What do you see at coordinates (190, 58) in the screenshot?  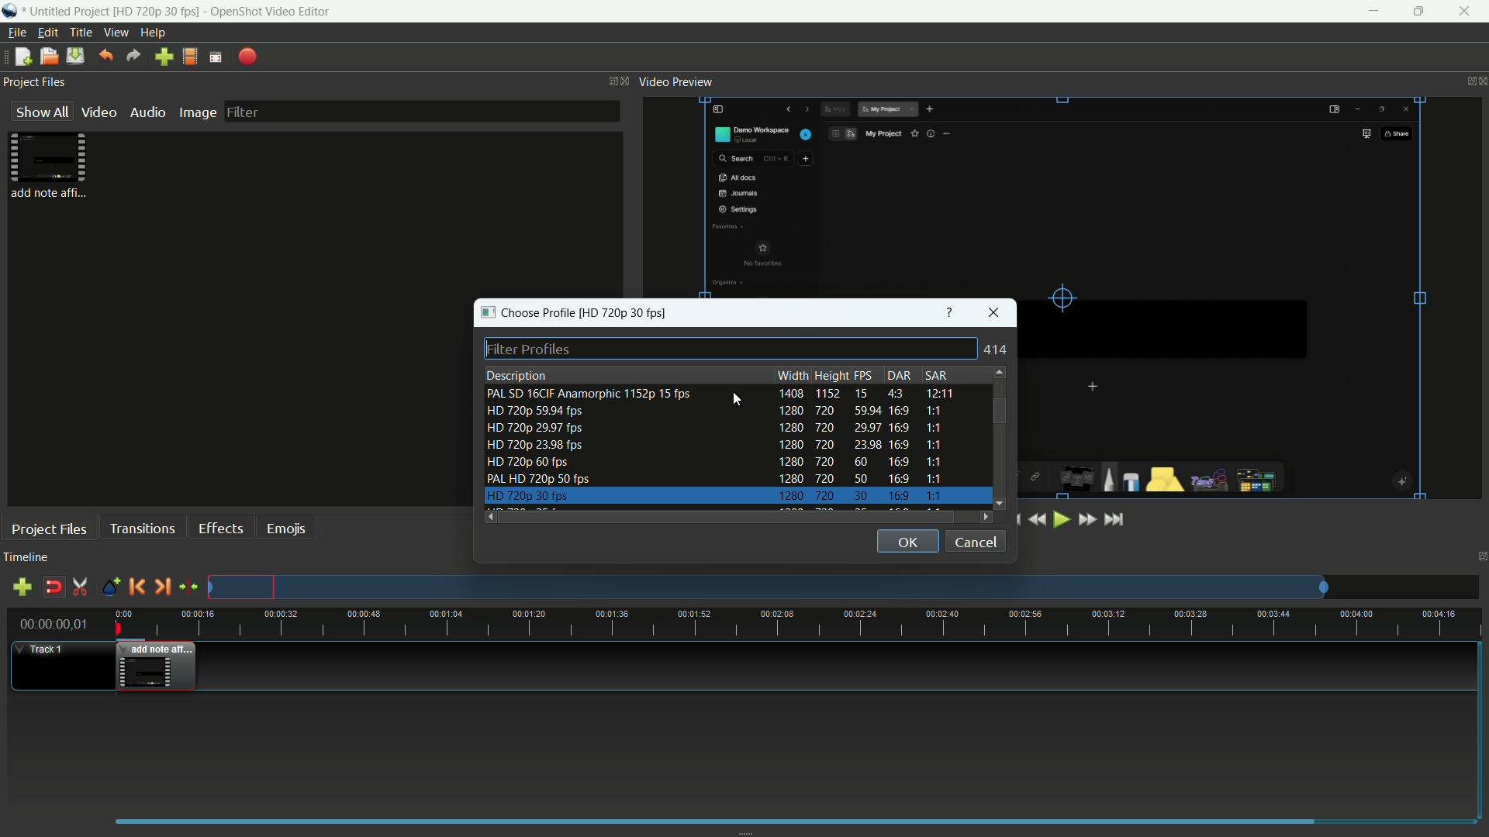 I see `profile` at bounding box center [190, 58].